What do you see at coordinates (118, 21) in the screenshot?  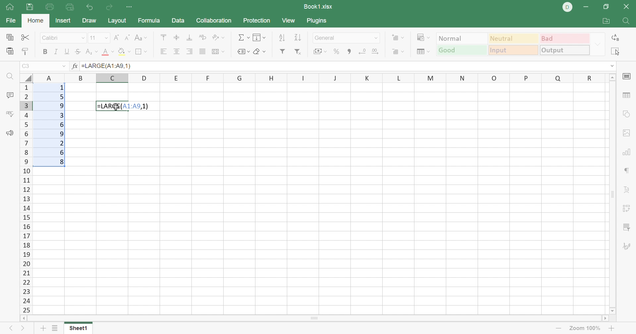 I see `Layout` at bounding box center [118, 21].